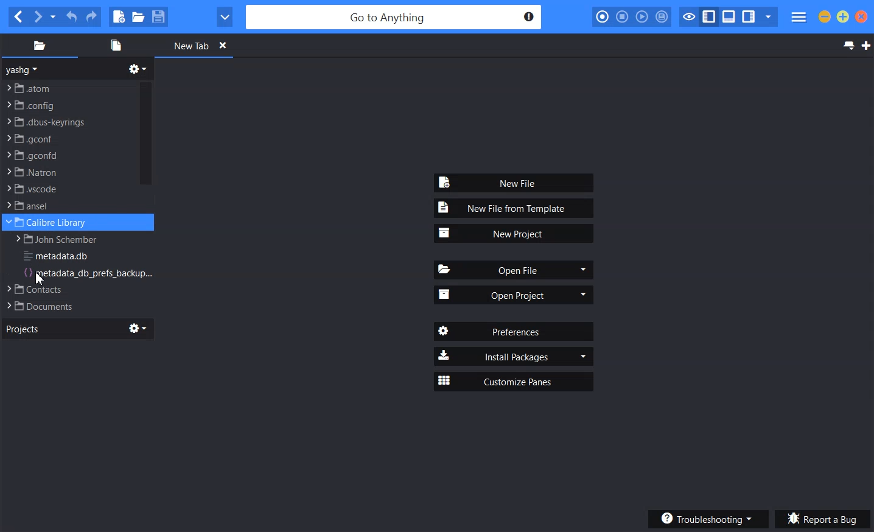  What do you see at coordinates (138, 69) in the screenshot?
I see `Directory related function` at bounding box center [138, 69].